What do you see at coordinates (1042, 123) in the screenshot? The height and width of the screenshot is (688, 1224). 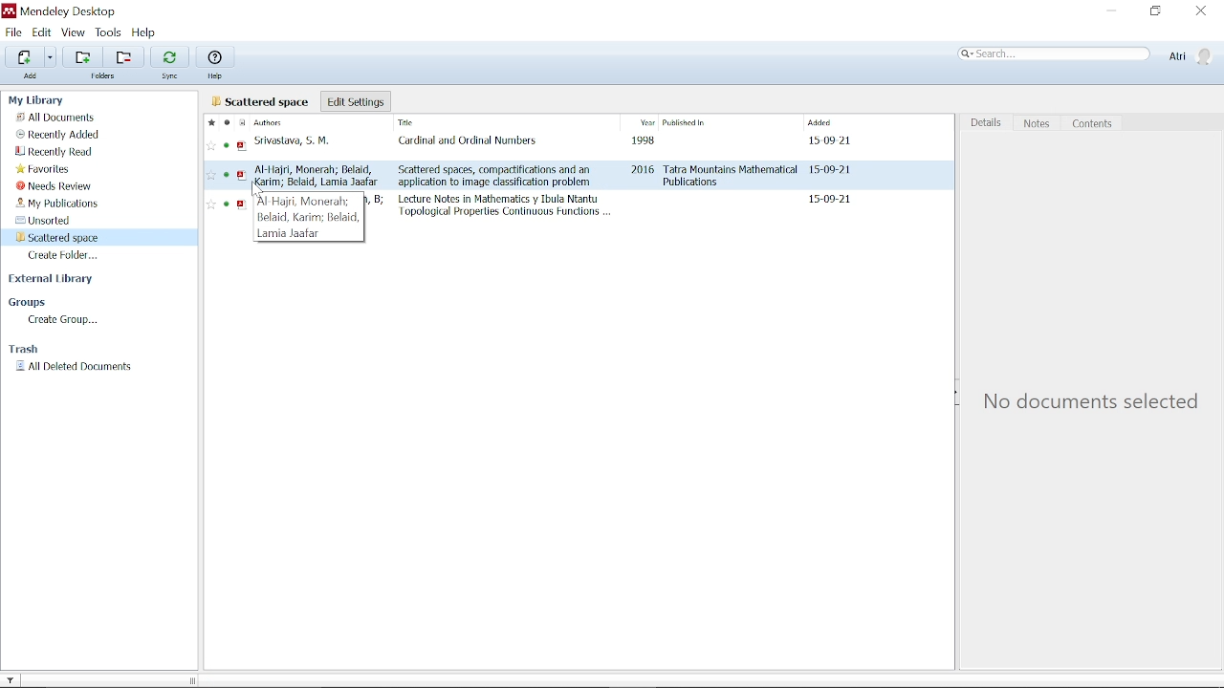 I see `Notes` at bounding box center [1042, 123].